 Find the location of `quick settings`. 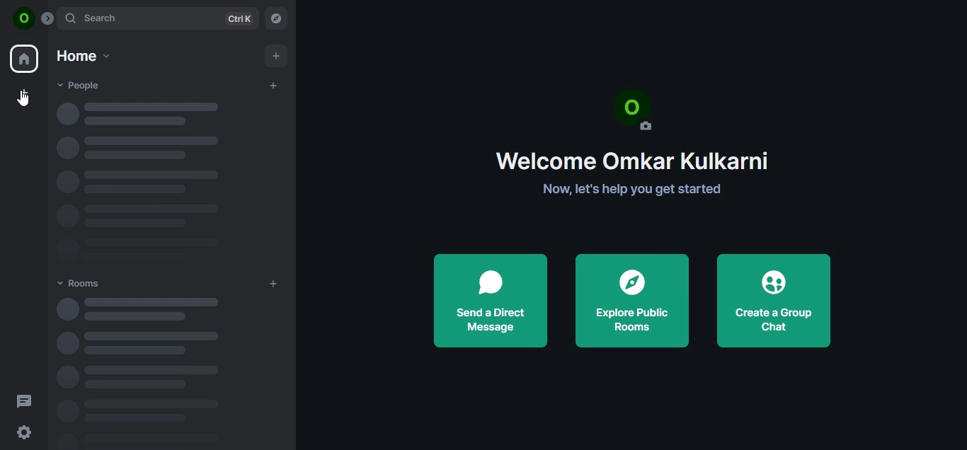

quick settings is located at coordinates (24, 432).